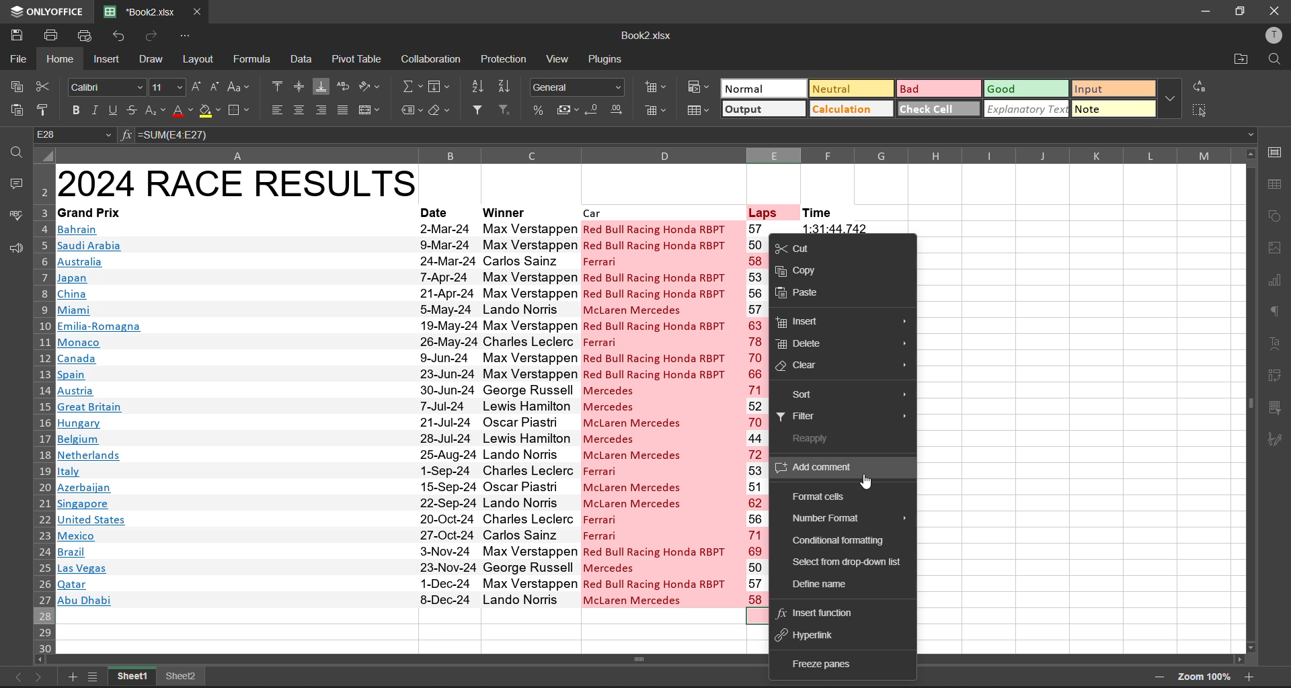 The image size is (1291, 688). Describe the element at coordinates (84, 35) in the screenshot. I see `quick print` at that location.